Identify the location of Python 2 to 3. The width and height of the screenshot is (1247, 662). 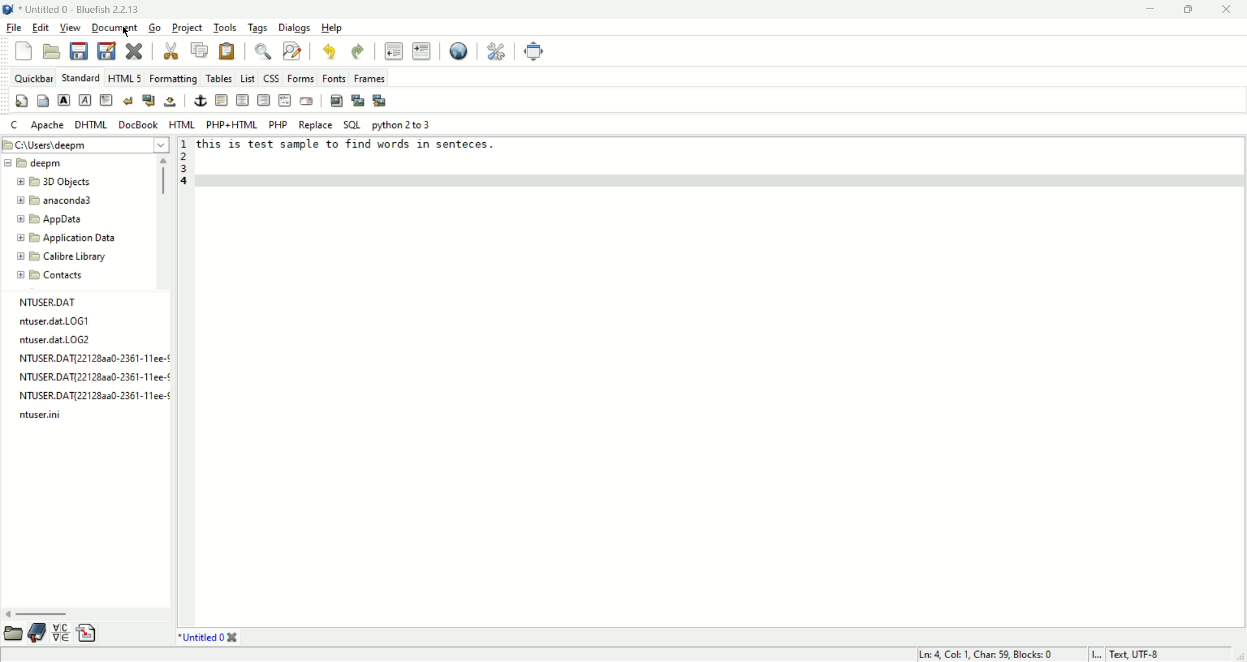
(408, 125).